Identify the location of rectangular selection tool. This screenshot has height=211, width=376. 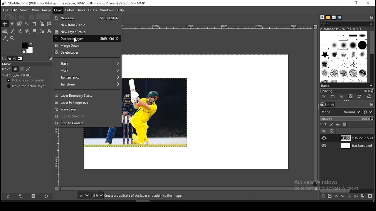
(12, 24).